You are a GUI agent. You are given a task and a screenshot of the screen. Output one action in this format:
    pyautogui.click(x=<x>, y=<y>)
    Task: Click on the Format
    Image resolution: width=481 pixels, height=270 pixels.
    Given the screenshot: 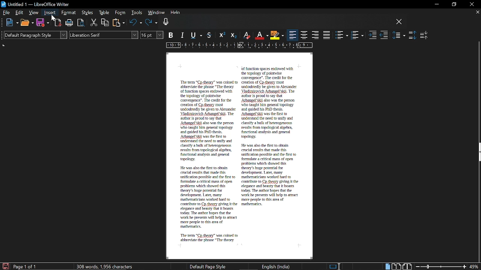 What is the action you would take?
    pyautogui.click(x=68, y=13)
    